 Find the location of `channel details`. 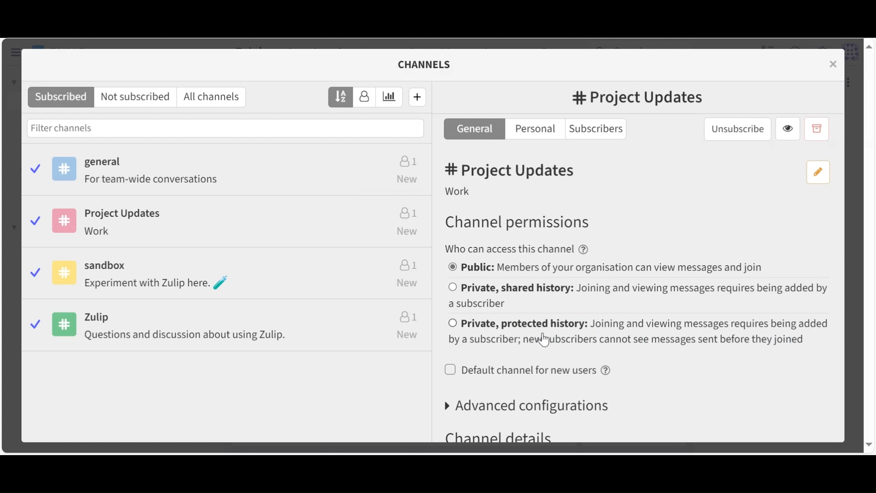

channel details is located at coordinates (514, 435).